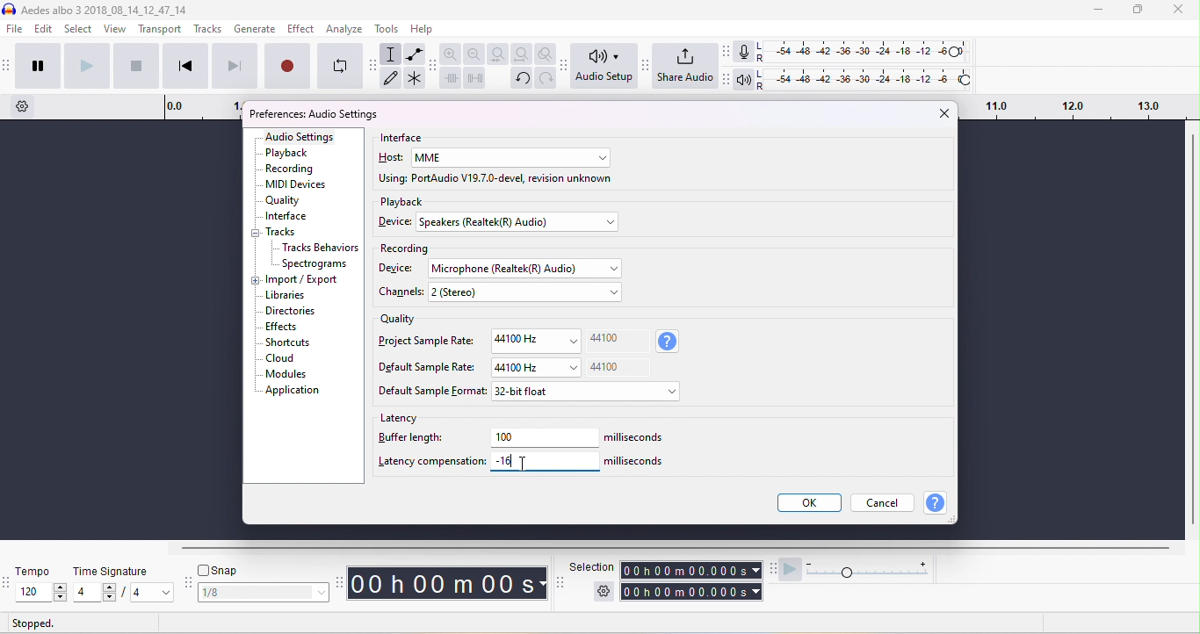 Image resolution: width=1200 pixels, height=634 pixels. What do you see at coordinates (605, 337) in the screenshot?
I see `44100` at bounding box center [605, 337].